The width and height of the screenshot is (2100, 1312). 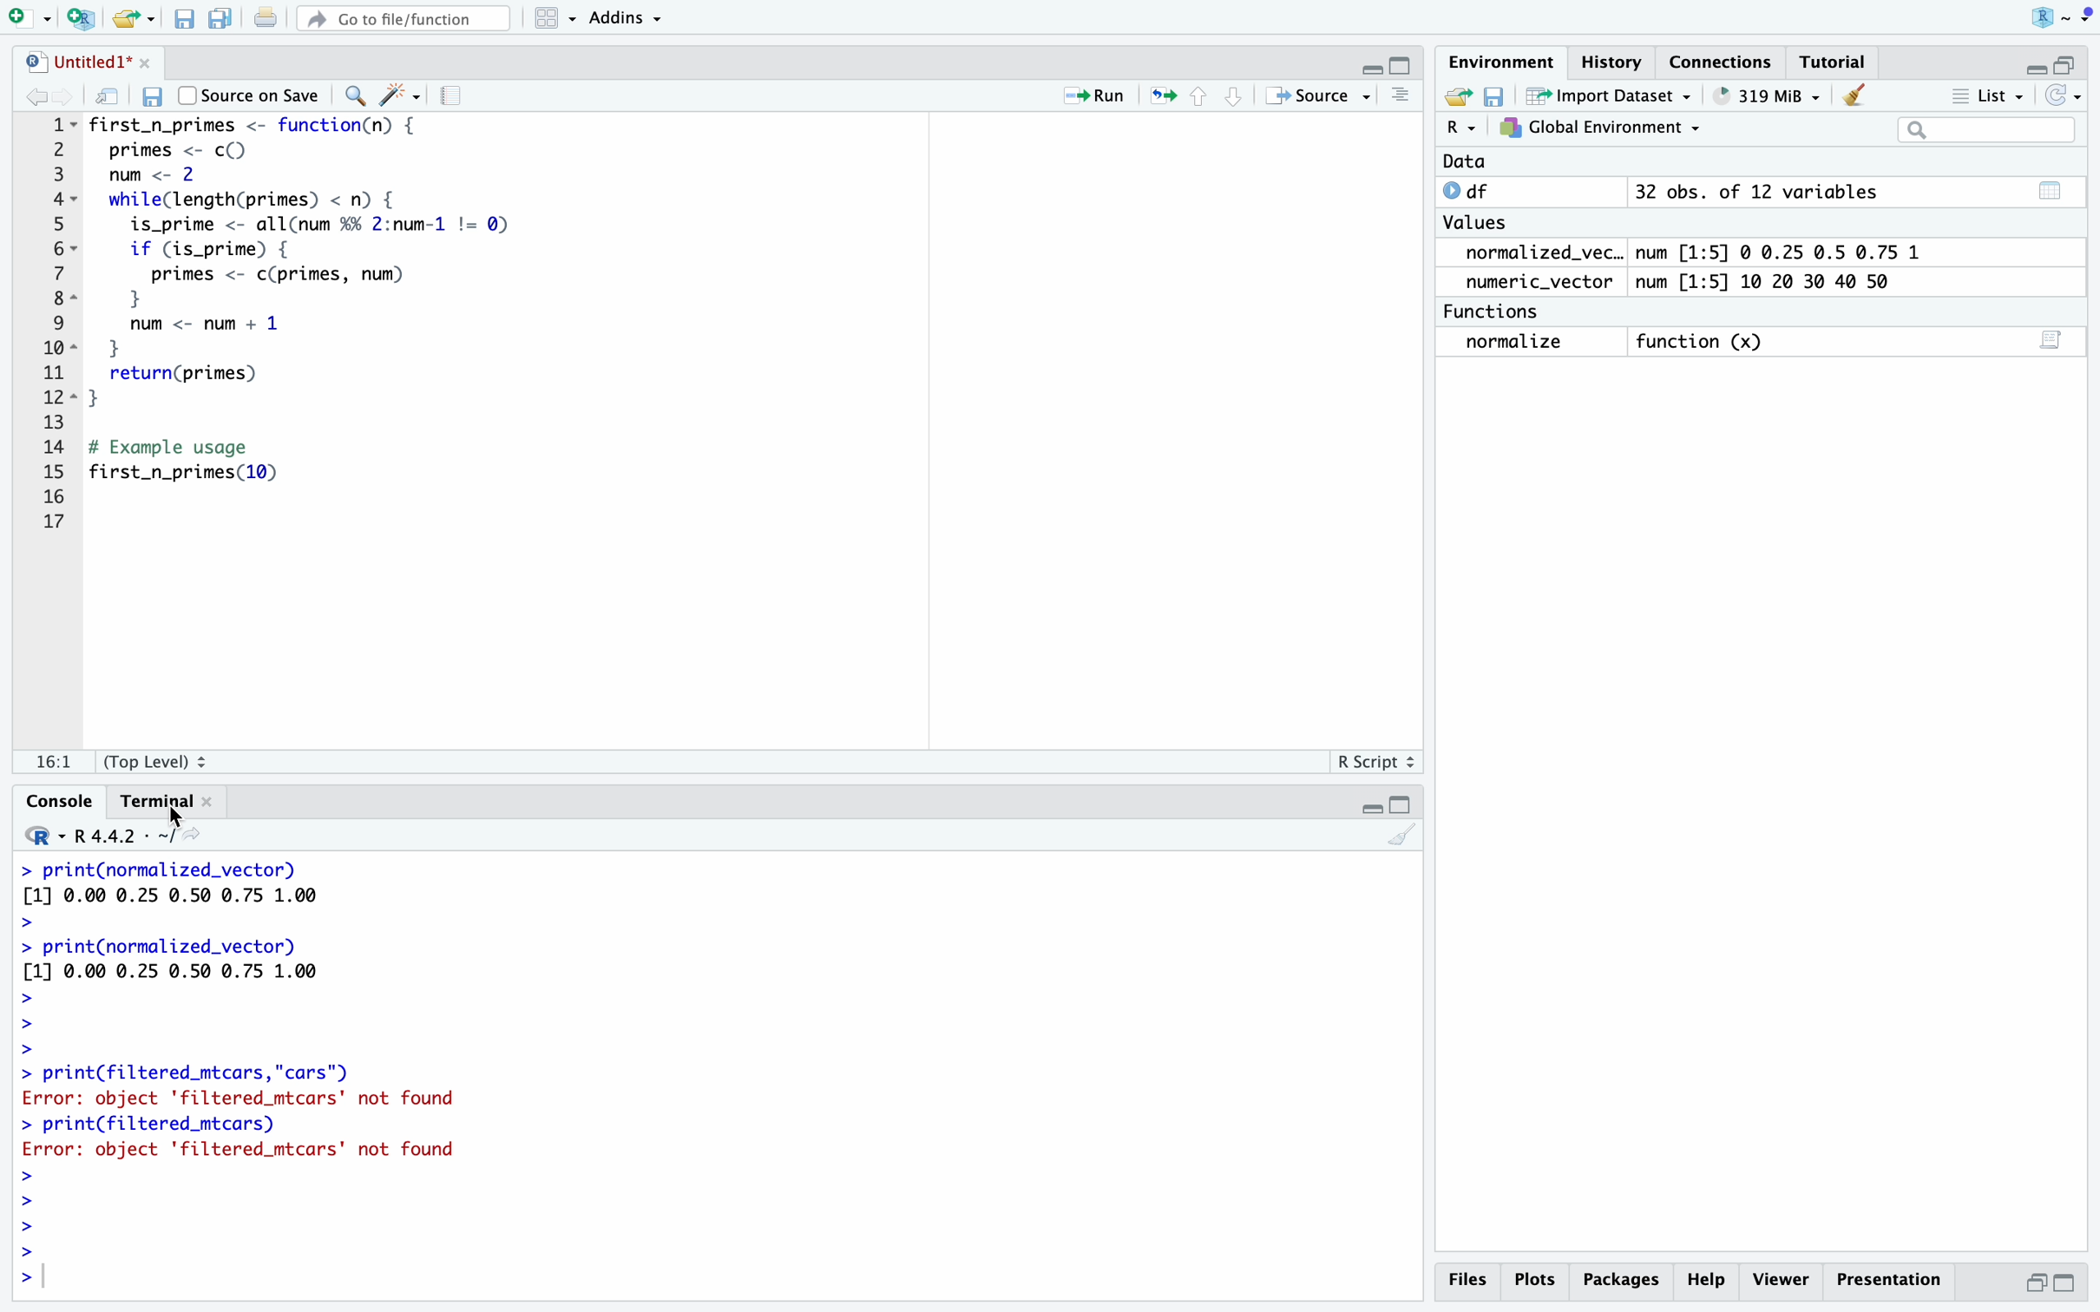 What do you see at coordinates (1538, 1277) in the screenshot?
I see `Plots` at bounding box center [1538, 1277].